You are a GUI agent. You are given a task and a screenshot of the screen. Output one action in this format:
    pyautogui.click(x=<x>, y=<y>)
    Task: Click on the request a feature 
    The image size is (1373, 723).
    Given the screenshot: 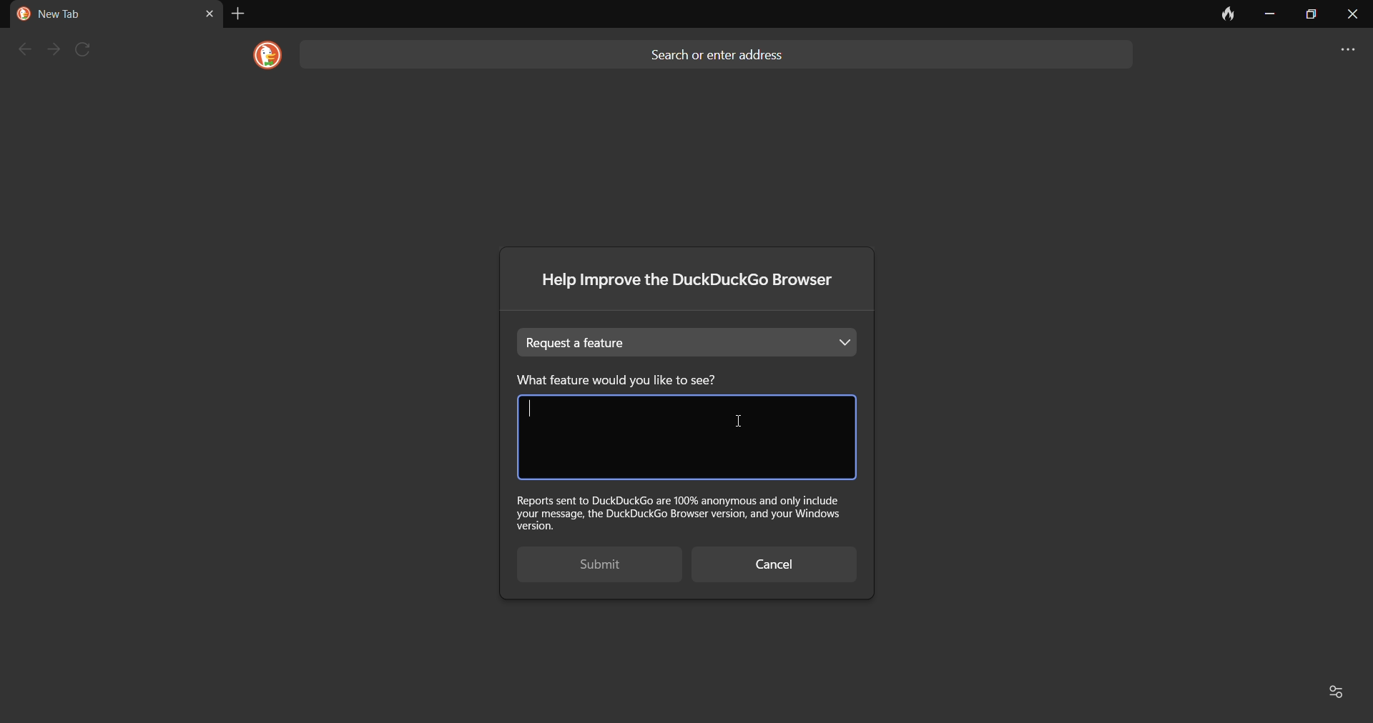 What is the action you would take?
    pyautogui.click(x=690, y=342)
    